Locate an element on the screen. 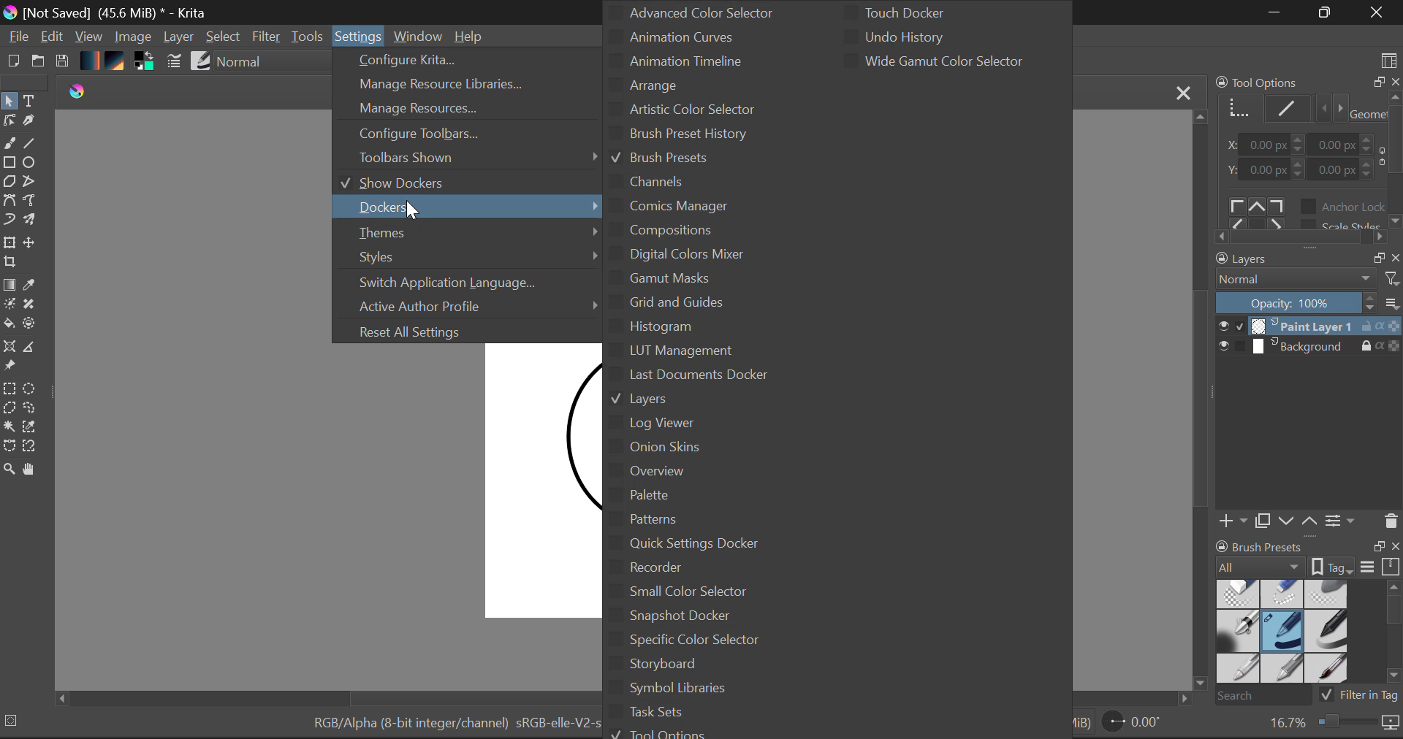  Brush Preset History is located at coordinates (693, 136).